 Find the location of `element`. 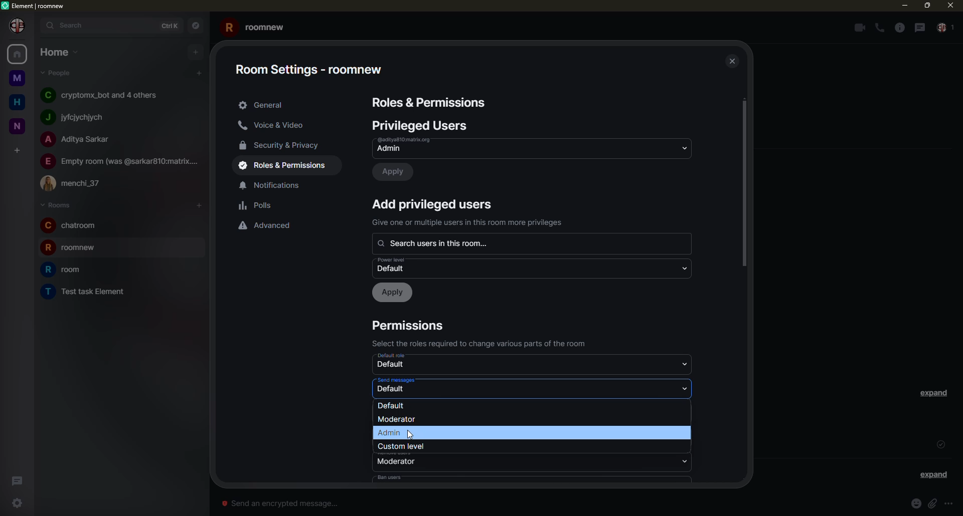

element is located at coordinates (34, 5).